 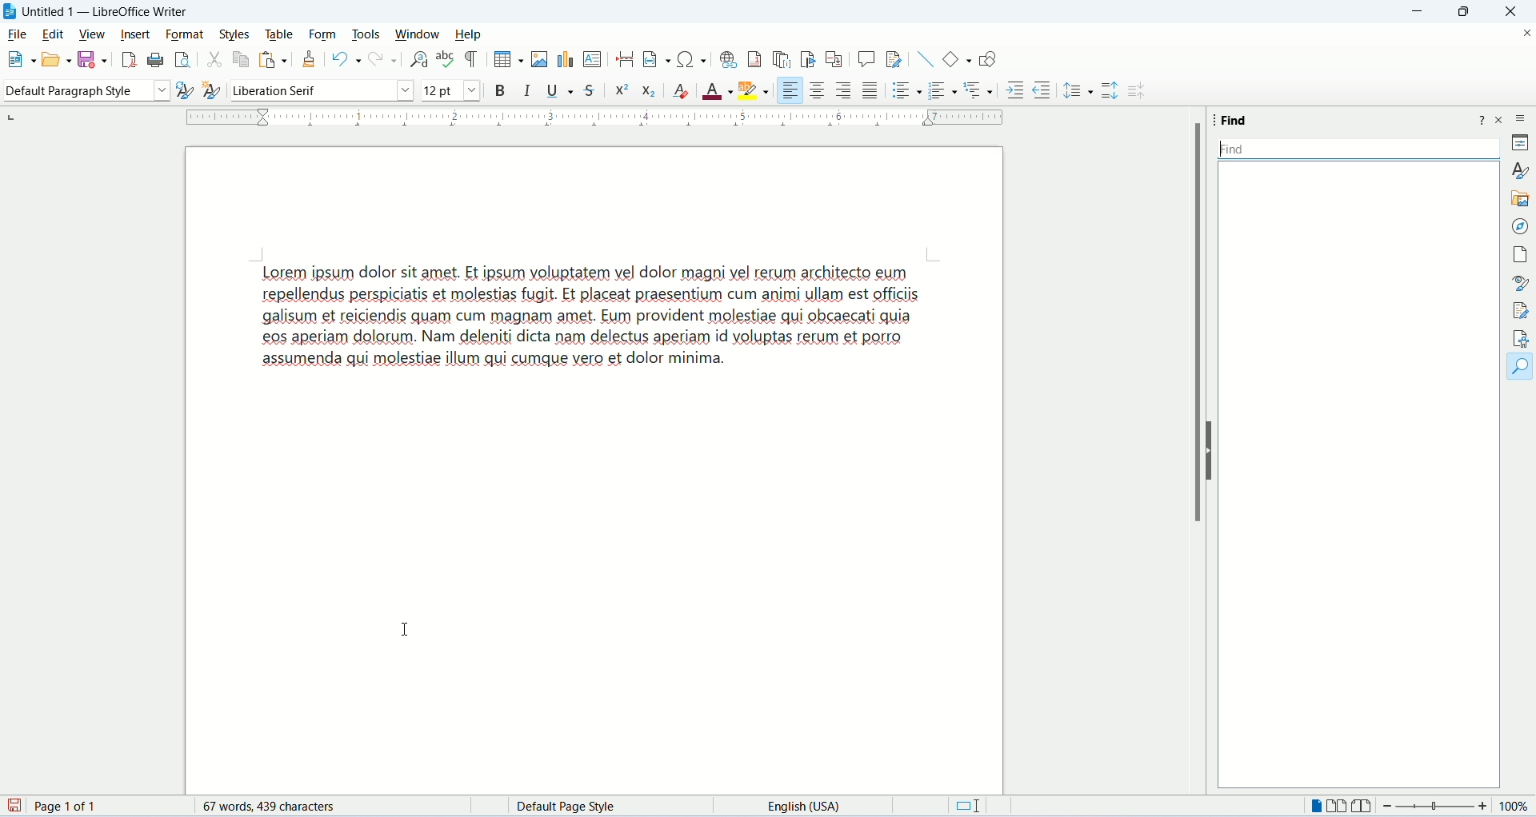 What do you see at coordinates (130, 60) in the screenshot?
I see `export as PDF` at bounding box center [130, 60].